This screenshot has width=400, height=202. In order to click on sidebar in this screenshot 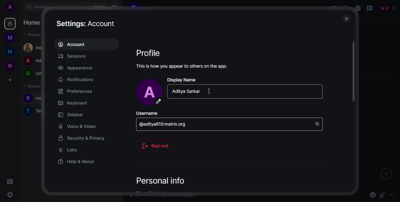, I will do `click(70, 114)`.